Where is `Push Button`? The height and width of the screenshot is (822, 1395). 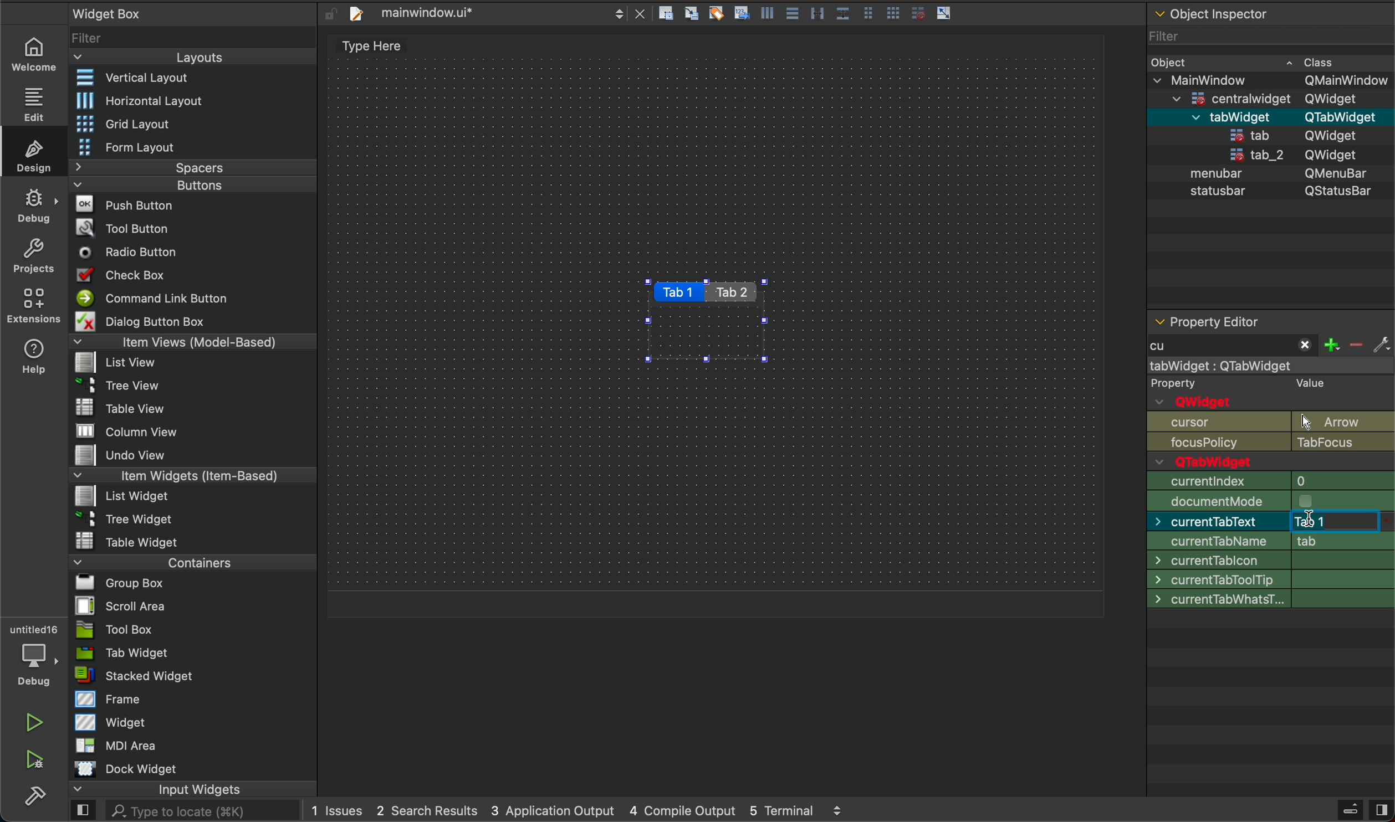 Push Button is located at coordinates (116, 204).